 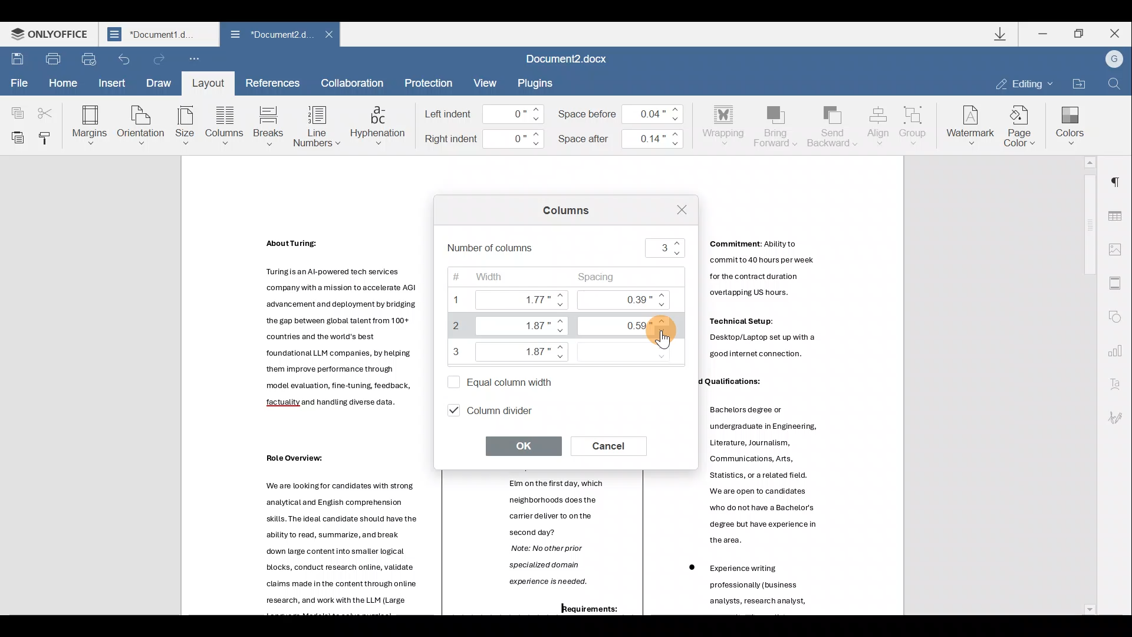 I want to click on , so click(x=761, y=475).